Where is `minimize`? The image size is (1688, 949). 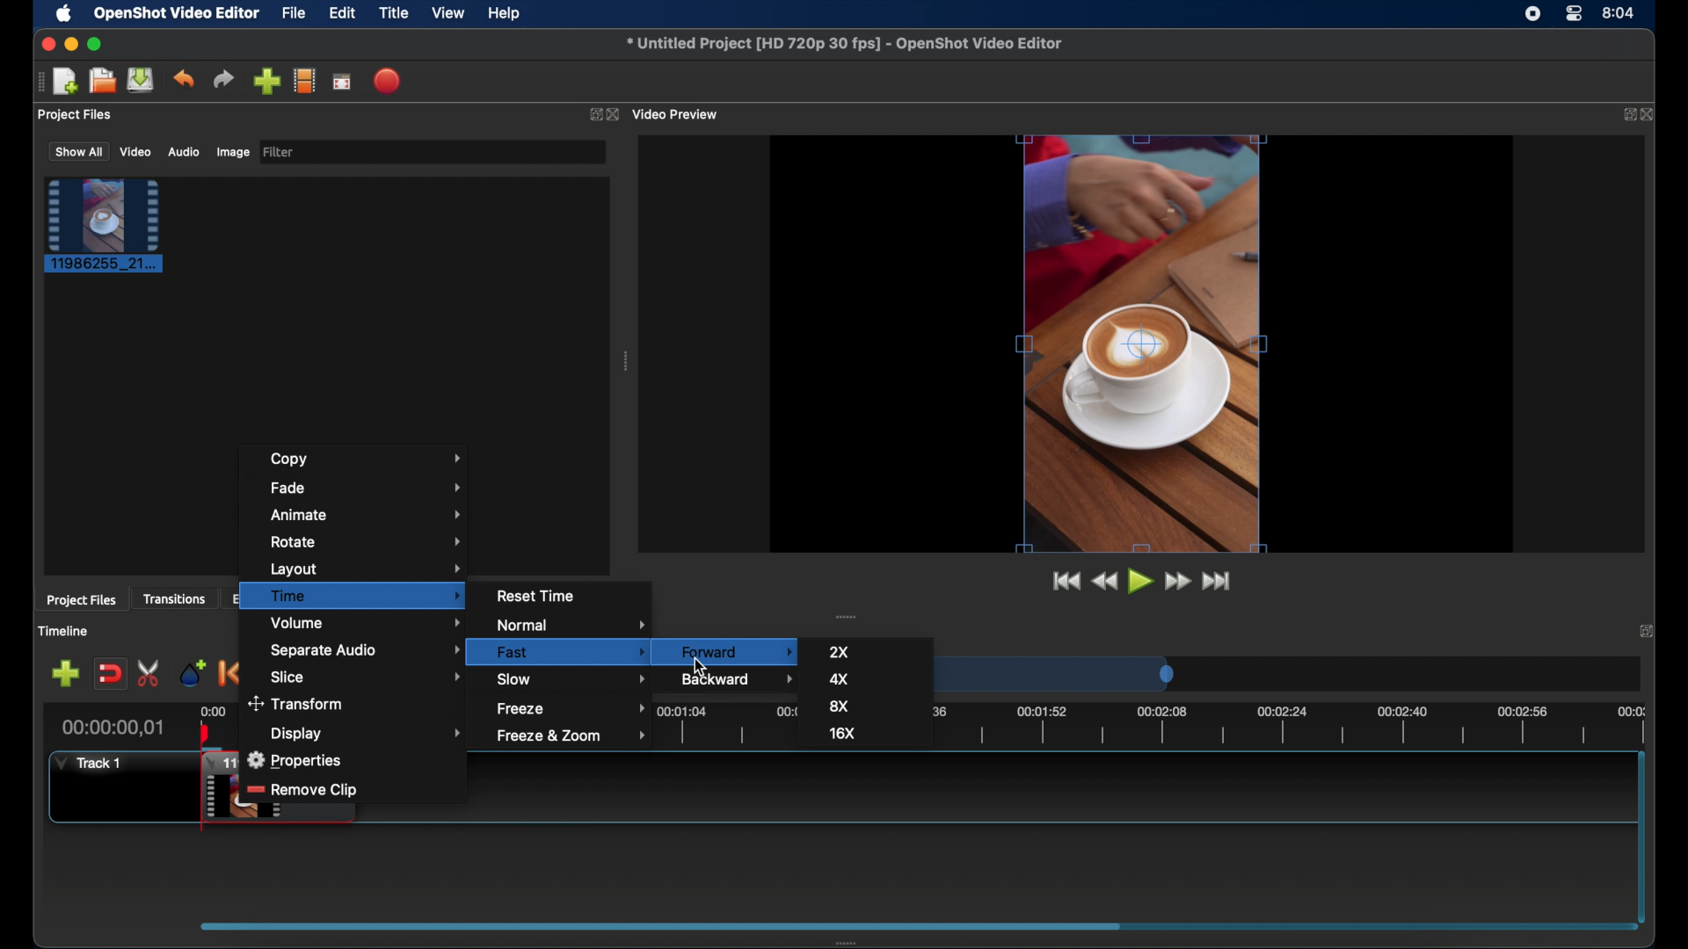 minimize is located at coordinates (71, 44).